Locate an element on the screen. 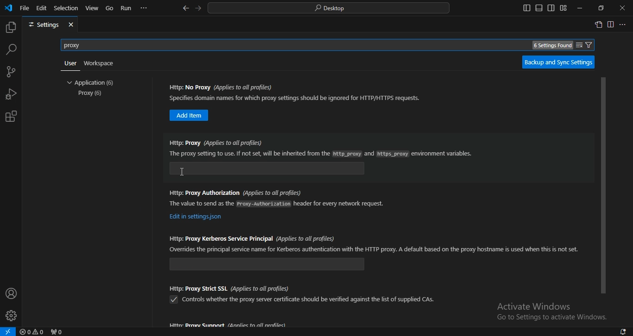 This screenshot has height=336, width=633. https: proxy authorization is located at coordinates (196, 217).